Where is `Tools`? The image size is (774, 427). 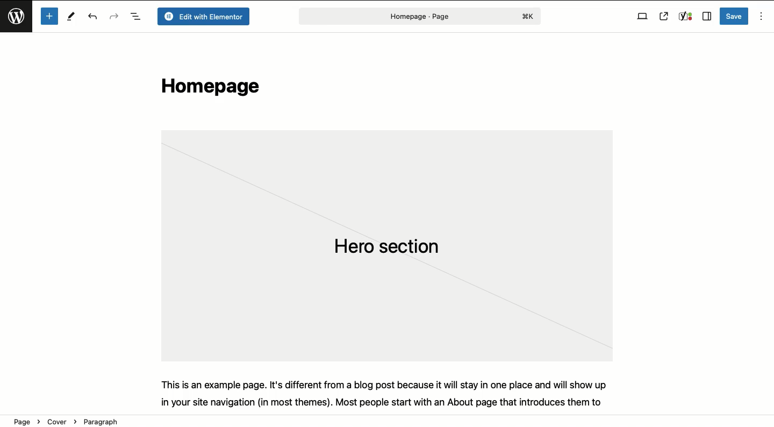 Tools is located at coordinates (72, 18).